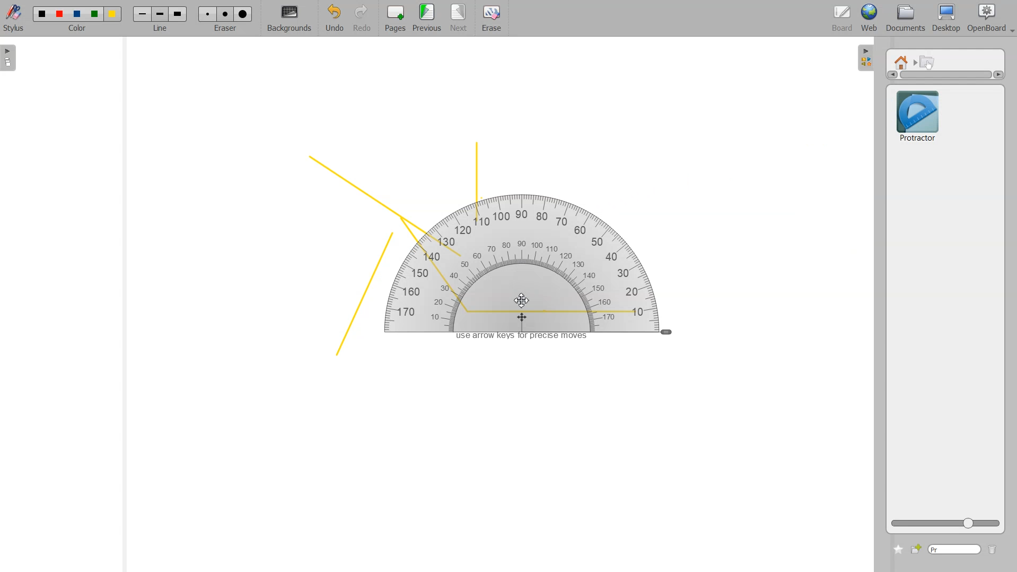  I want to click on Add new file, so click(915, 549).